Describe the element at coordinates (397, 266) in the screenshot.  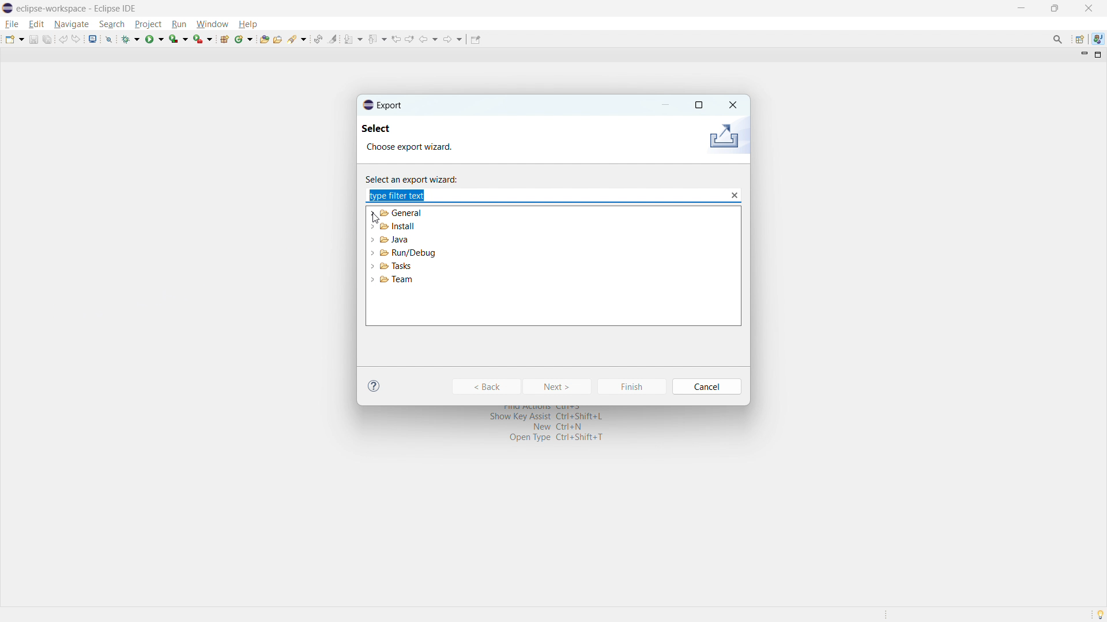
I see `tasks` at that location.